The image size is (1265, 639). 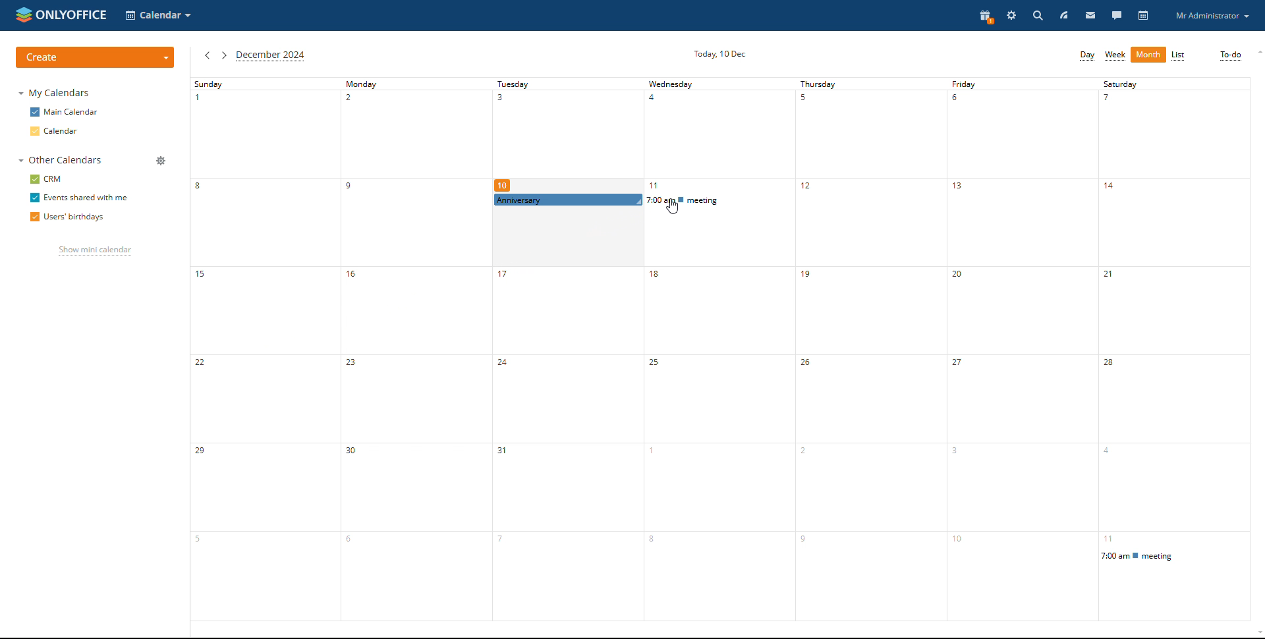 What do you see at coordinates (1064, 15) in the screenshot?
I see `feed` at bounding box center [1064, 15].